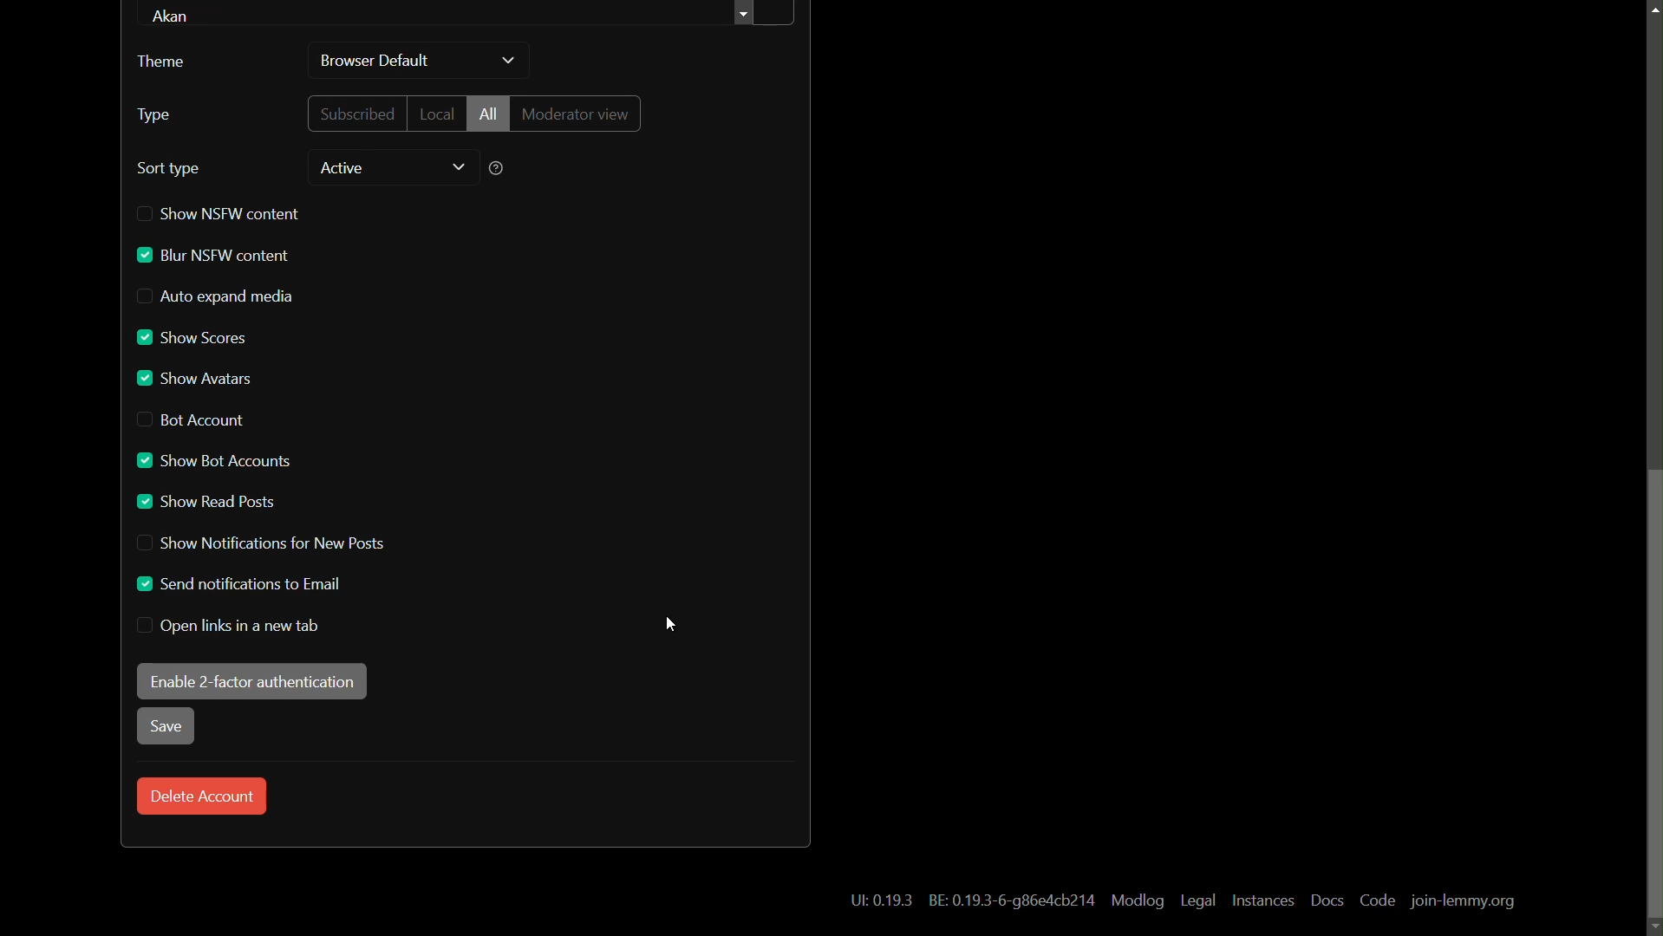  I want to click on text, so click(1013, 902).